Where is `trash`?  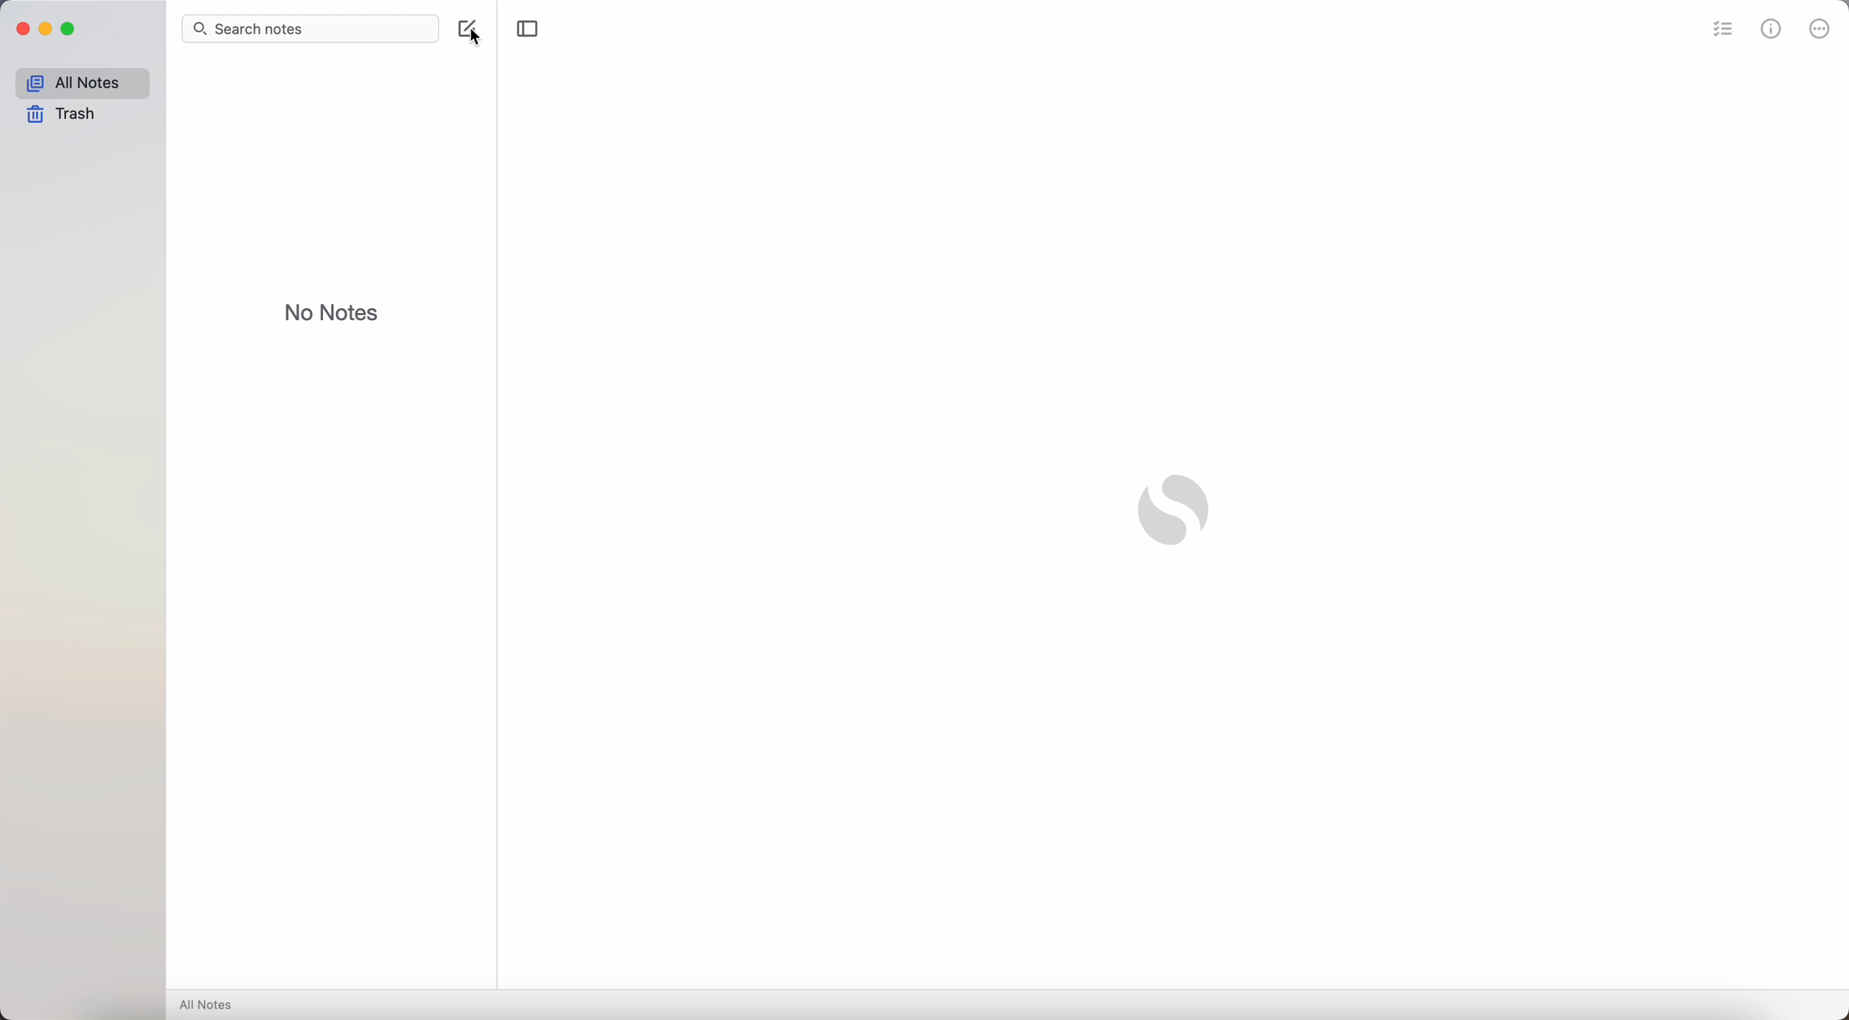
trash is located at coordinates (62, 116).